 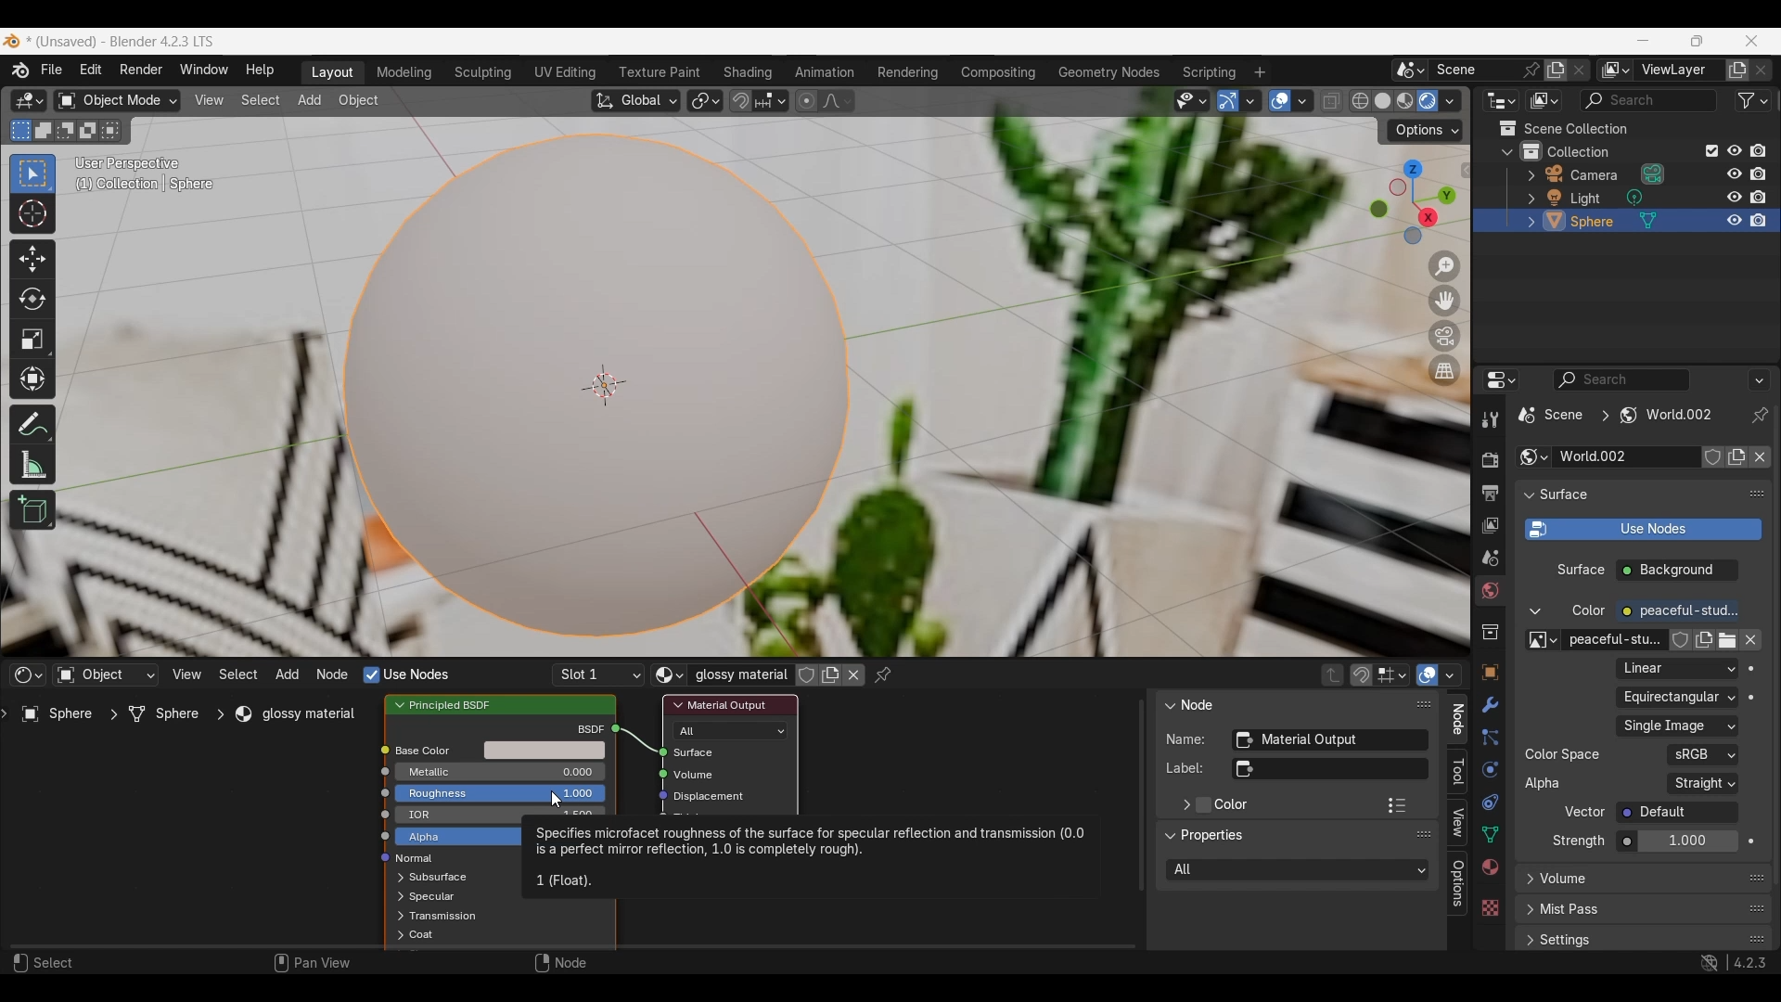 What do you see at coordinates (770, 100) in the screenshot?
I see `Snapping` at bounding box center [770, 100].